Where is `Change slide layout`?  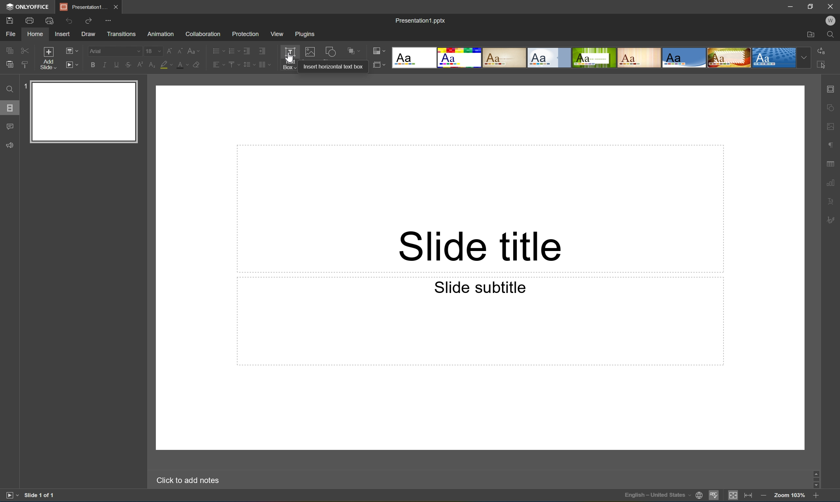 Change slide layout is located at coordinates (70, 50).